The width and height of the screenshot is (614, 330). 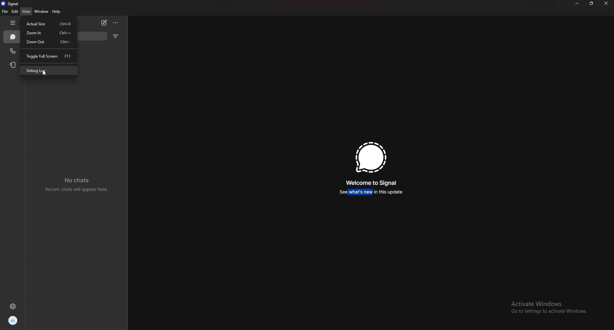 What do you see at coordinates (45, 74) in the screenshot?
I see `cursor` at bounding box center [45, 74].